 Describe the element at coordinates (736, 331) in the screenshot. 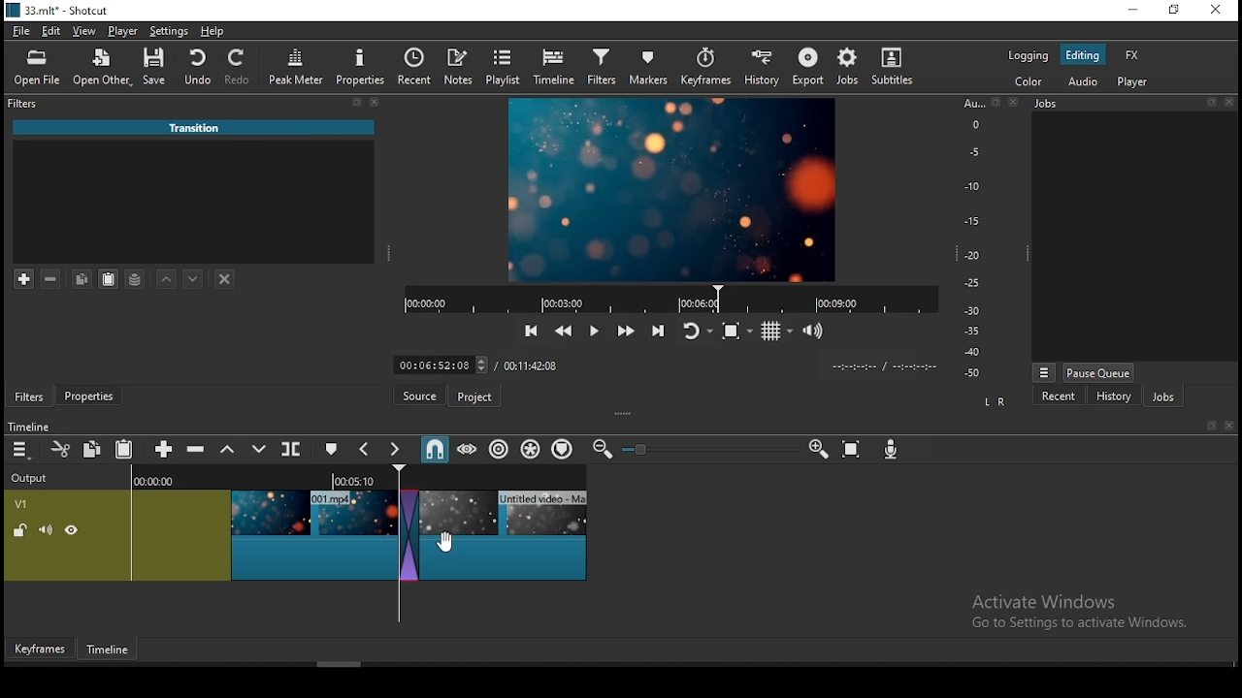

I see `toggle zoom` at that location.